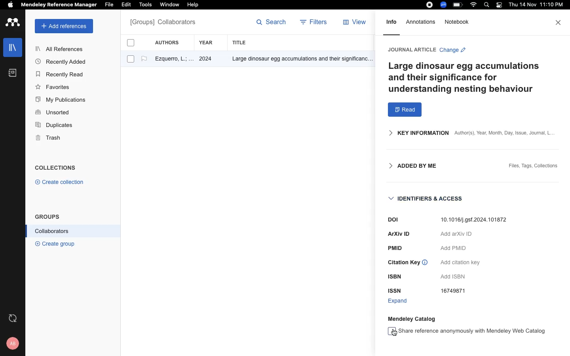 The width and height of the screenshot is (570, 356). I want to click on view, so click(356, 24).